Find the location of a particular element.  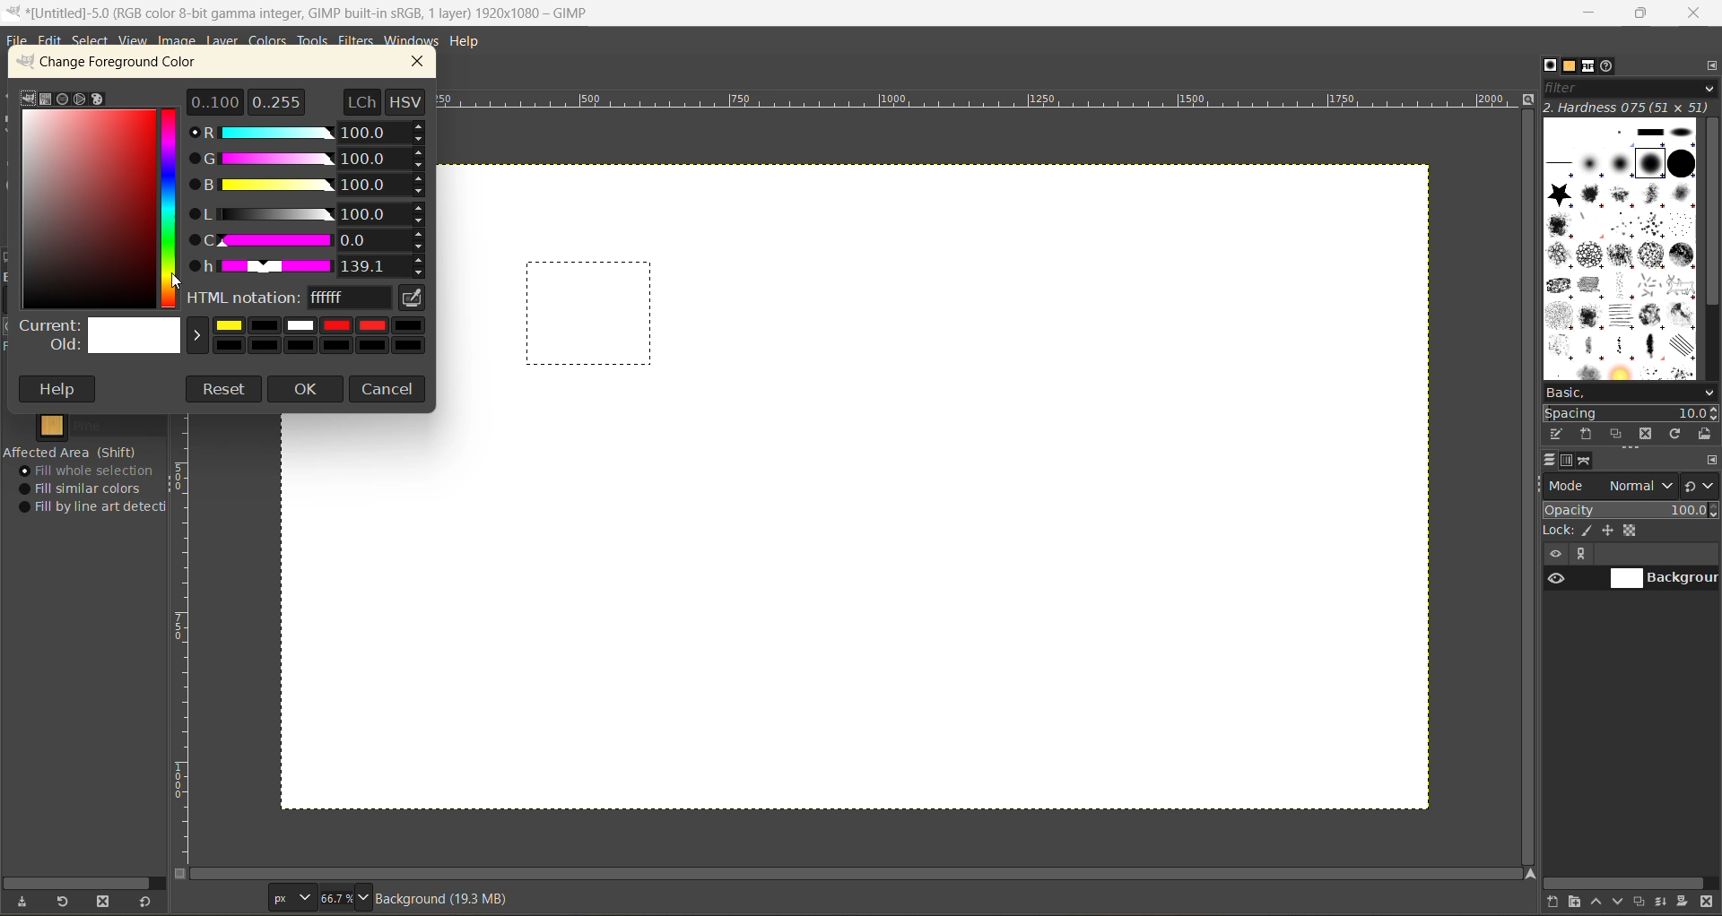

color shade is located at coordinates (89, 210).